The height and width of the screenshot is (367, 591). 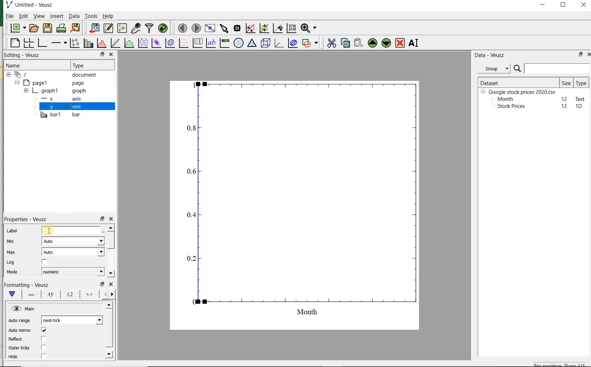 What do you see at coordinates (23, 55) in the screenshot?
I see `Editing - Veusz` at bounding box center [23, 55].